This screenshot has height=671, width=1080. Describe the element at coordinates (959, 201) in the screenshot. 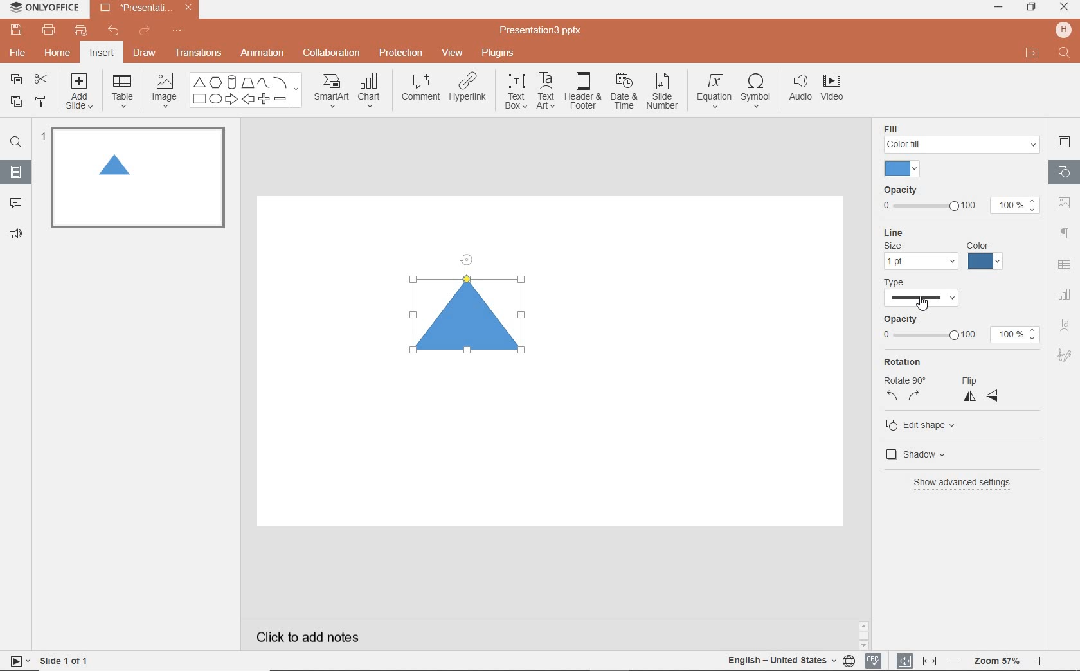

I see `opacity` at that location.